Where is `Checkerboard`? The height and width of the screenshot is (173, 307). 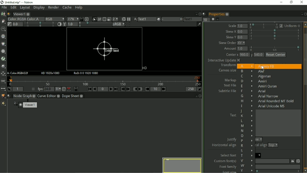
Checkerboard is located at coordinates (128, 25).